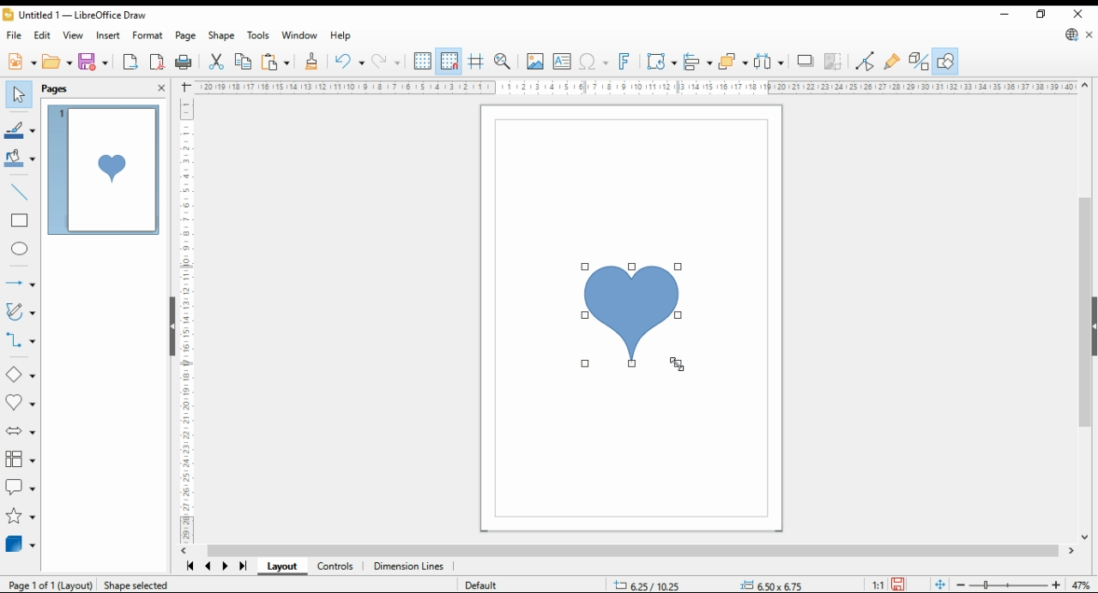 This screenshot has height=593, width=1098. What do you see at coordinates (184, 62) in the screenshot?
I see `print` at bounding box center [184, 62].